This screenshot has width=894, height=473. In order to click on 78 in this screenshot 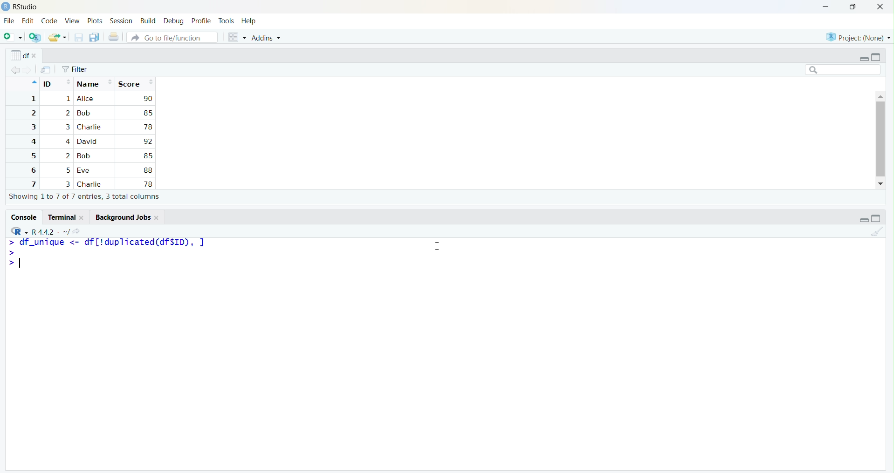, I will do `click(148, 127)`.